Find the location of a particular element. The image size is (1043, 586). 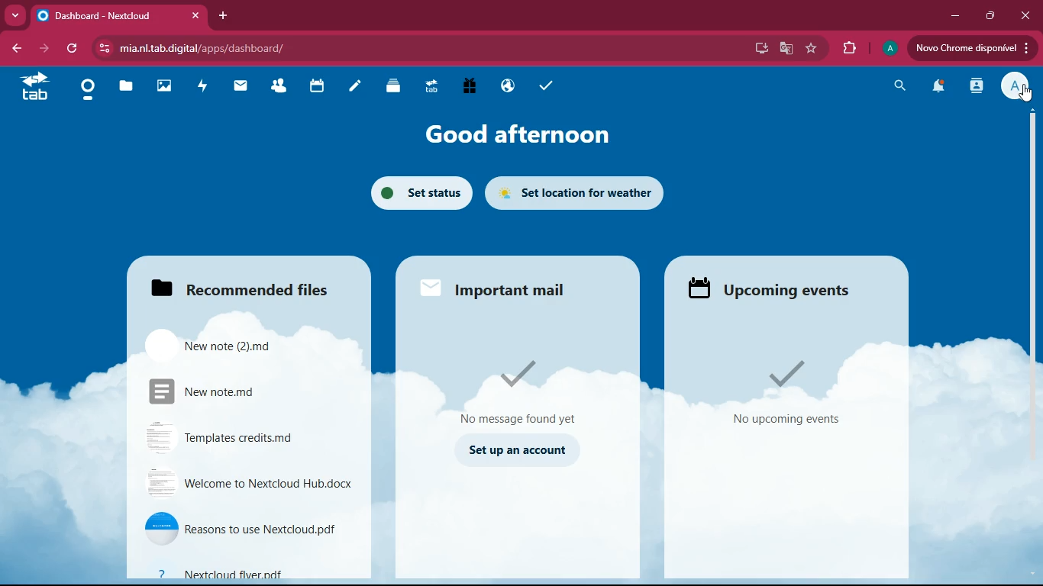

file is located at coordinates (243, 436).